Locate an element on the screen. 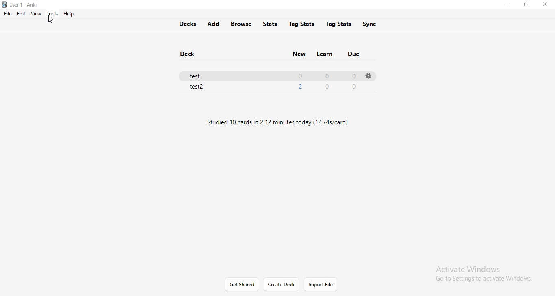 Image resolution: width=555 pixels, height=296 pixels. view is located at coordinates (36, 14).